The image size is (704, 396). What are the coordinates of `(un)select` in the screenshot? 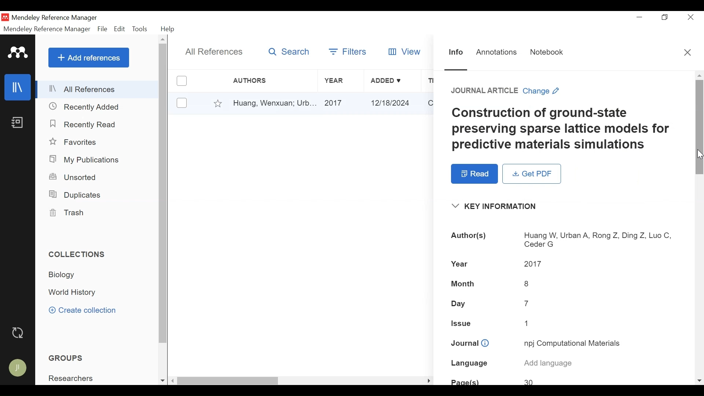 It's located at (181, 103).